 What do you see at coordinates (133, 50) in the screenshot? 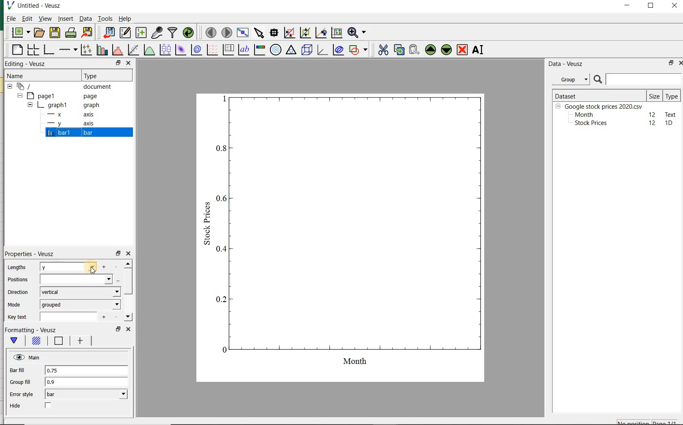
I see `fit a function to data` at bounding box center [133, 50].